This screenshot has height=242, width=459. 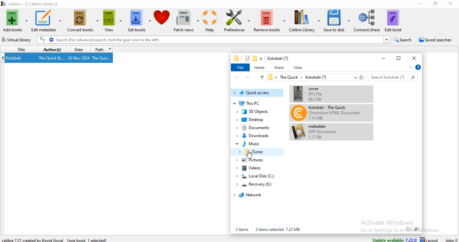 I want to click on Kotobati (7), so click(x=278, y=58).